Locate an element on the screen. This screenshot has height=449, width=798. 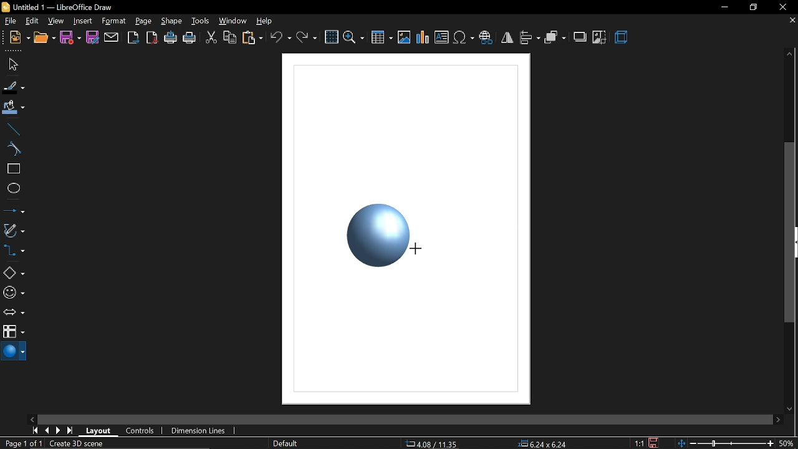
minimize is located at coordinates (723, 7).